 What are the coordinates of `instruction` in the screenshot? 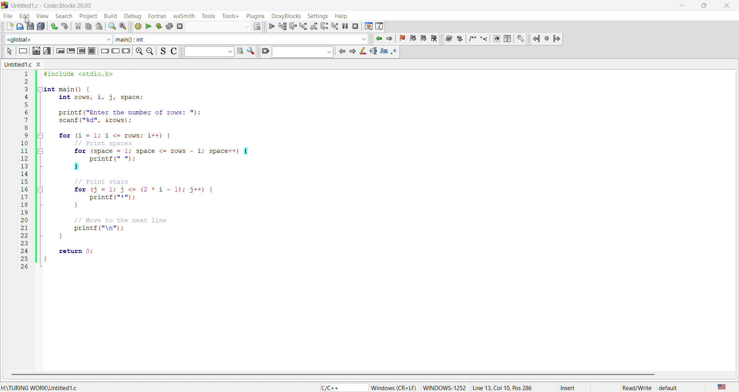 It's located at (22, 51).